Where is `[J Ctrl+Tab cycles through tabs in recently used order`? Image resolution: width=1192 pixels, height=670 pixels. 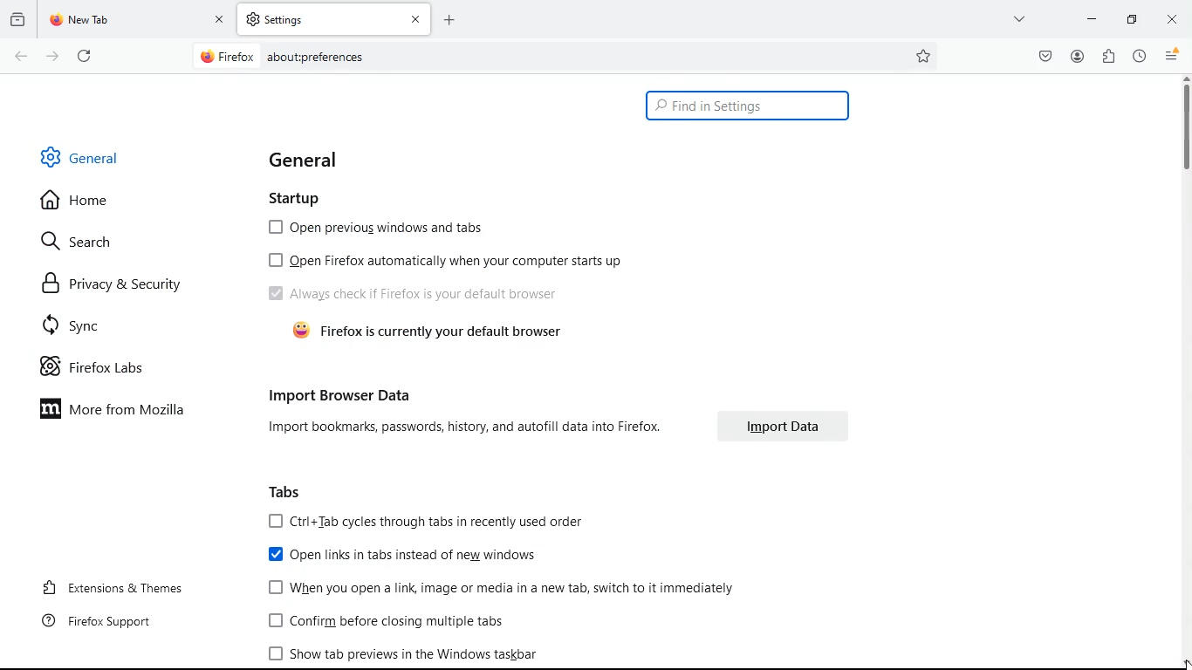 [J Ctrl+Tab cycles through tabs in recently used order is located at coordinates (422, 521).